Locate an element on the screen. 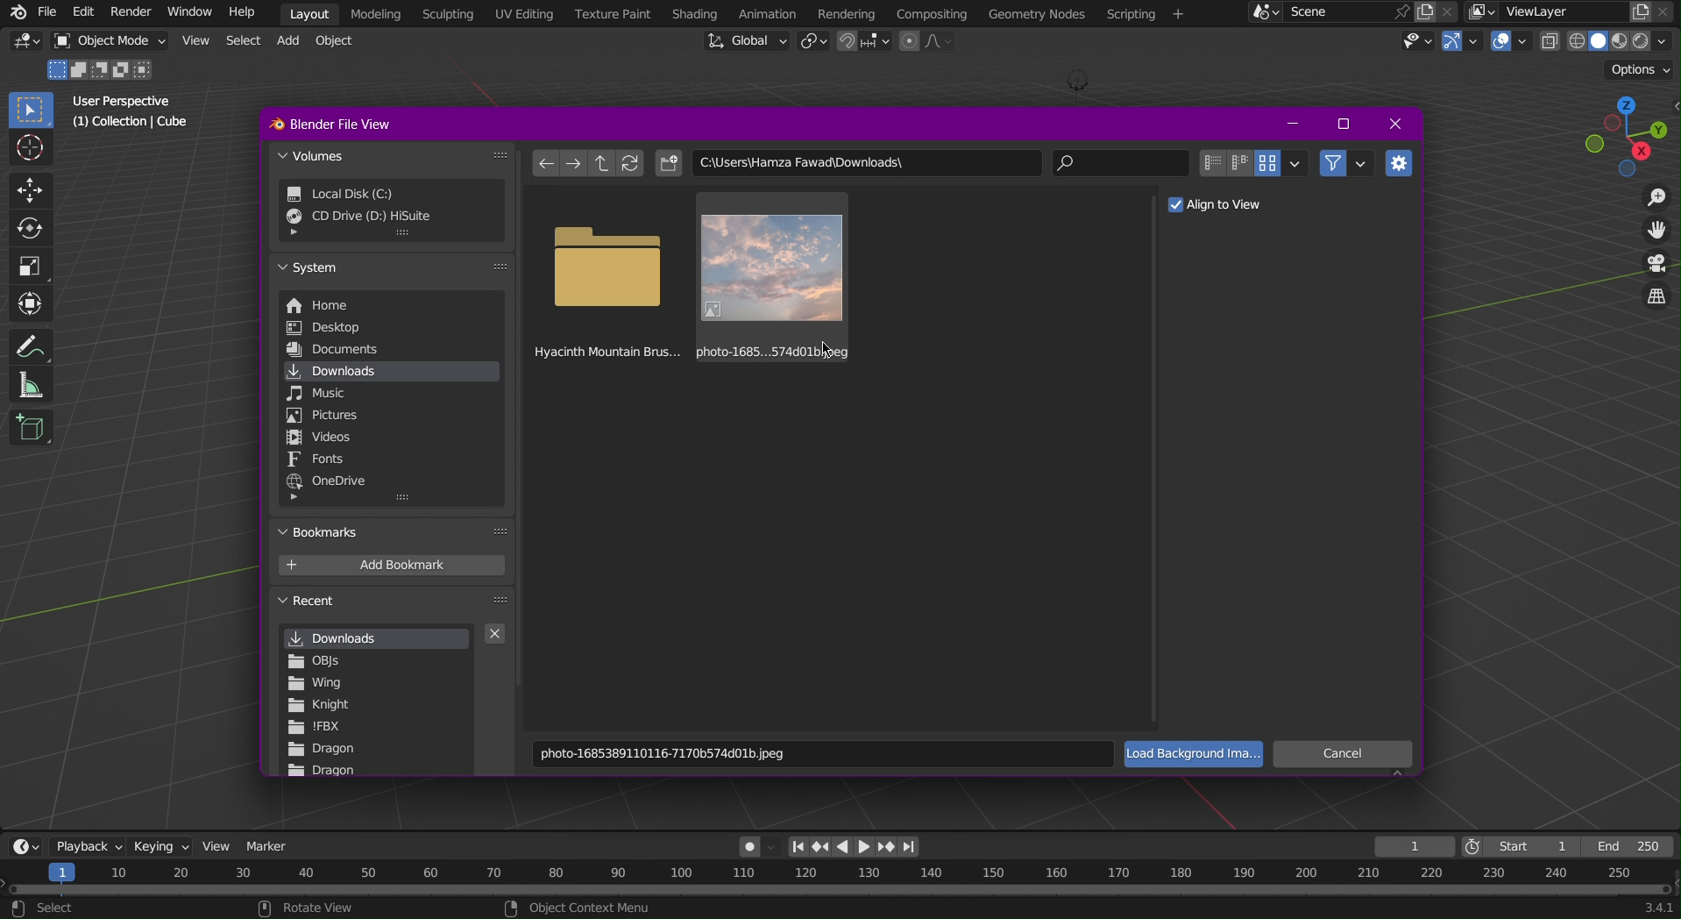 The height and width of the screenshot is (919, 1681). expand is located at coordinates (296, 500).